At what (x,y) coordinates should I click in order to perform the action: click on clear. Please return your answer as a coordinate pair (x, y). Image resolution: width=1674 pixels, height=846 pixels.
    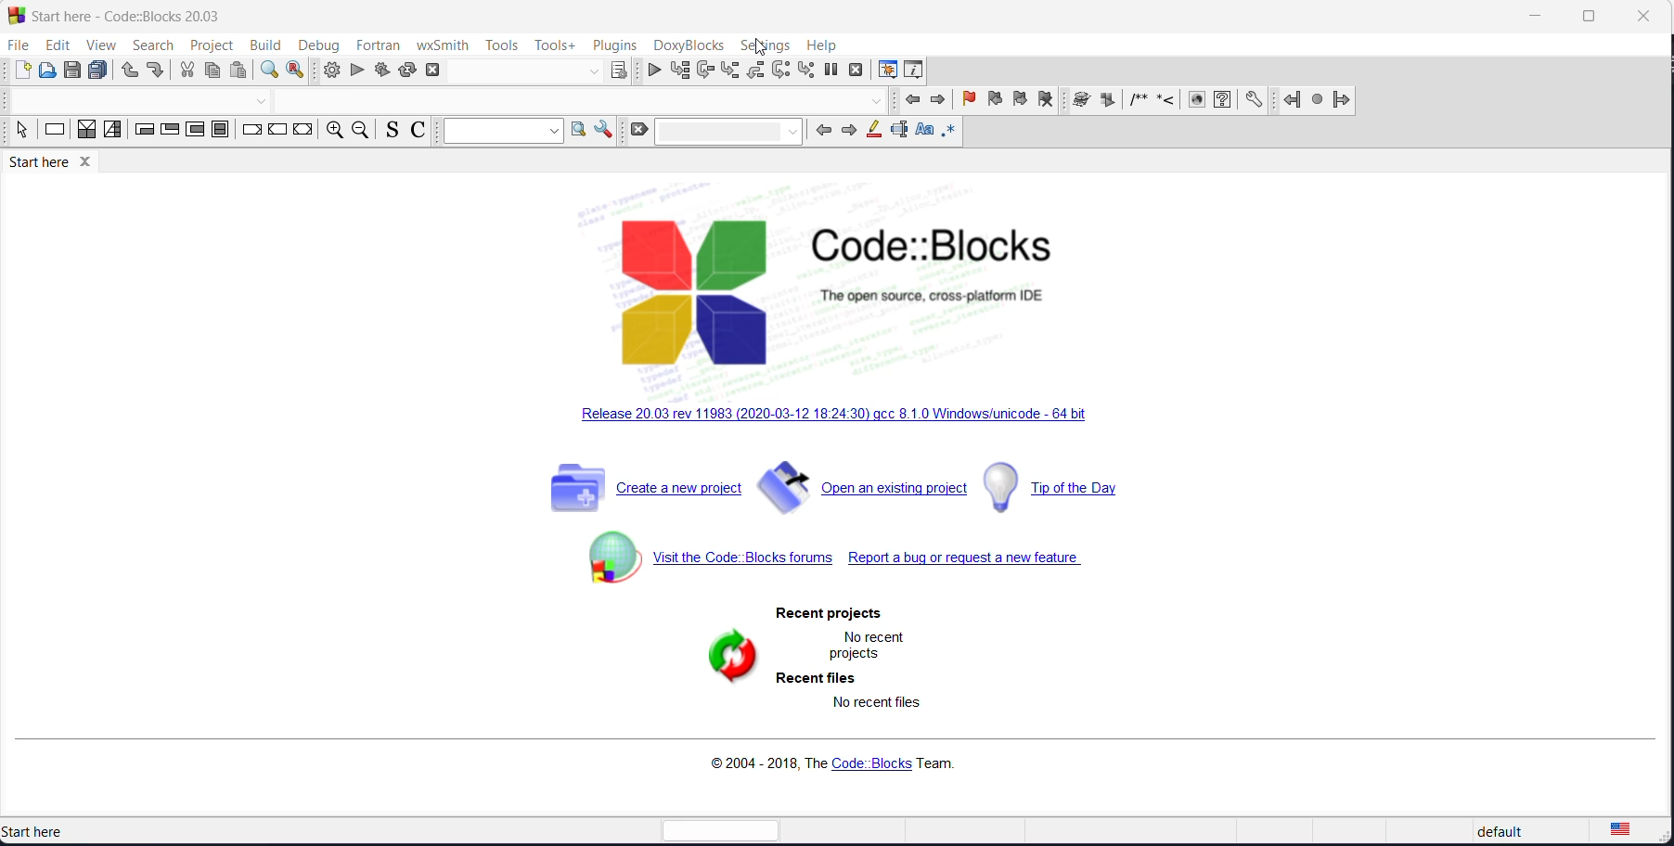
    Looking at the image, I should click on (637, 130).